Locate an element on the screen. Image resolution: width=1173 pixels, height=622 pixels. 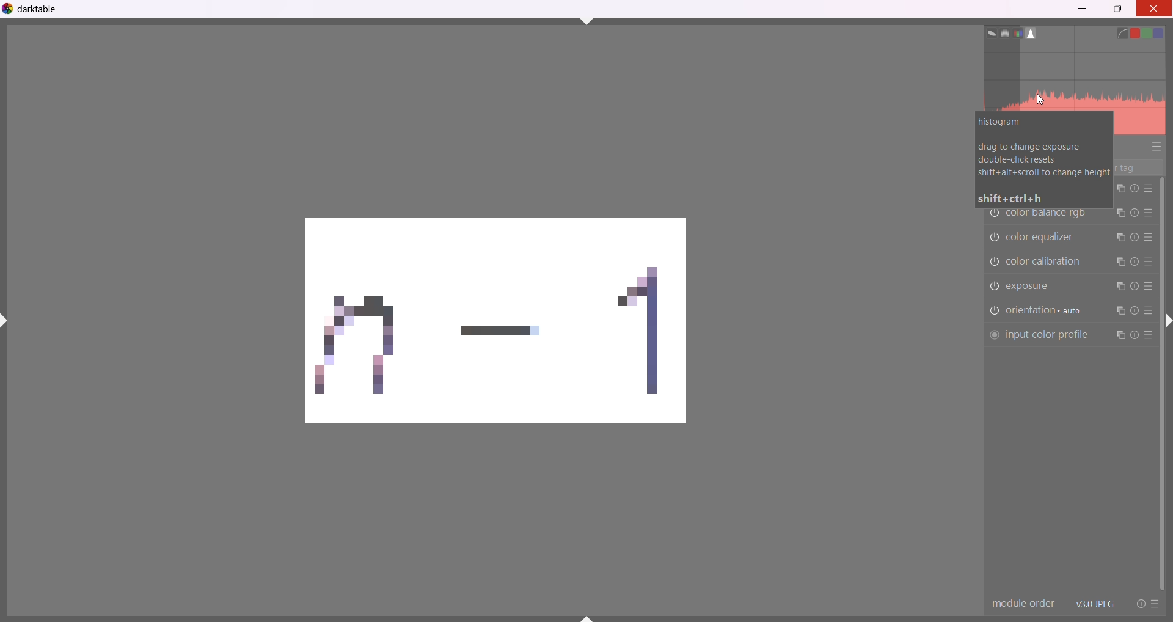
color balance rgb switched off is located at coordinates (993, 215).